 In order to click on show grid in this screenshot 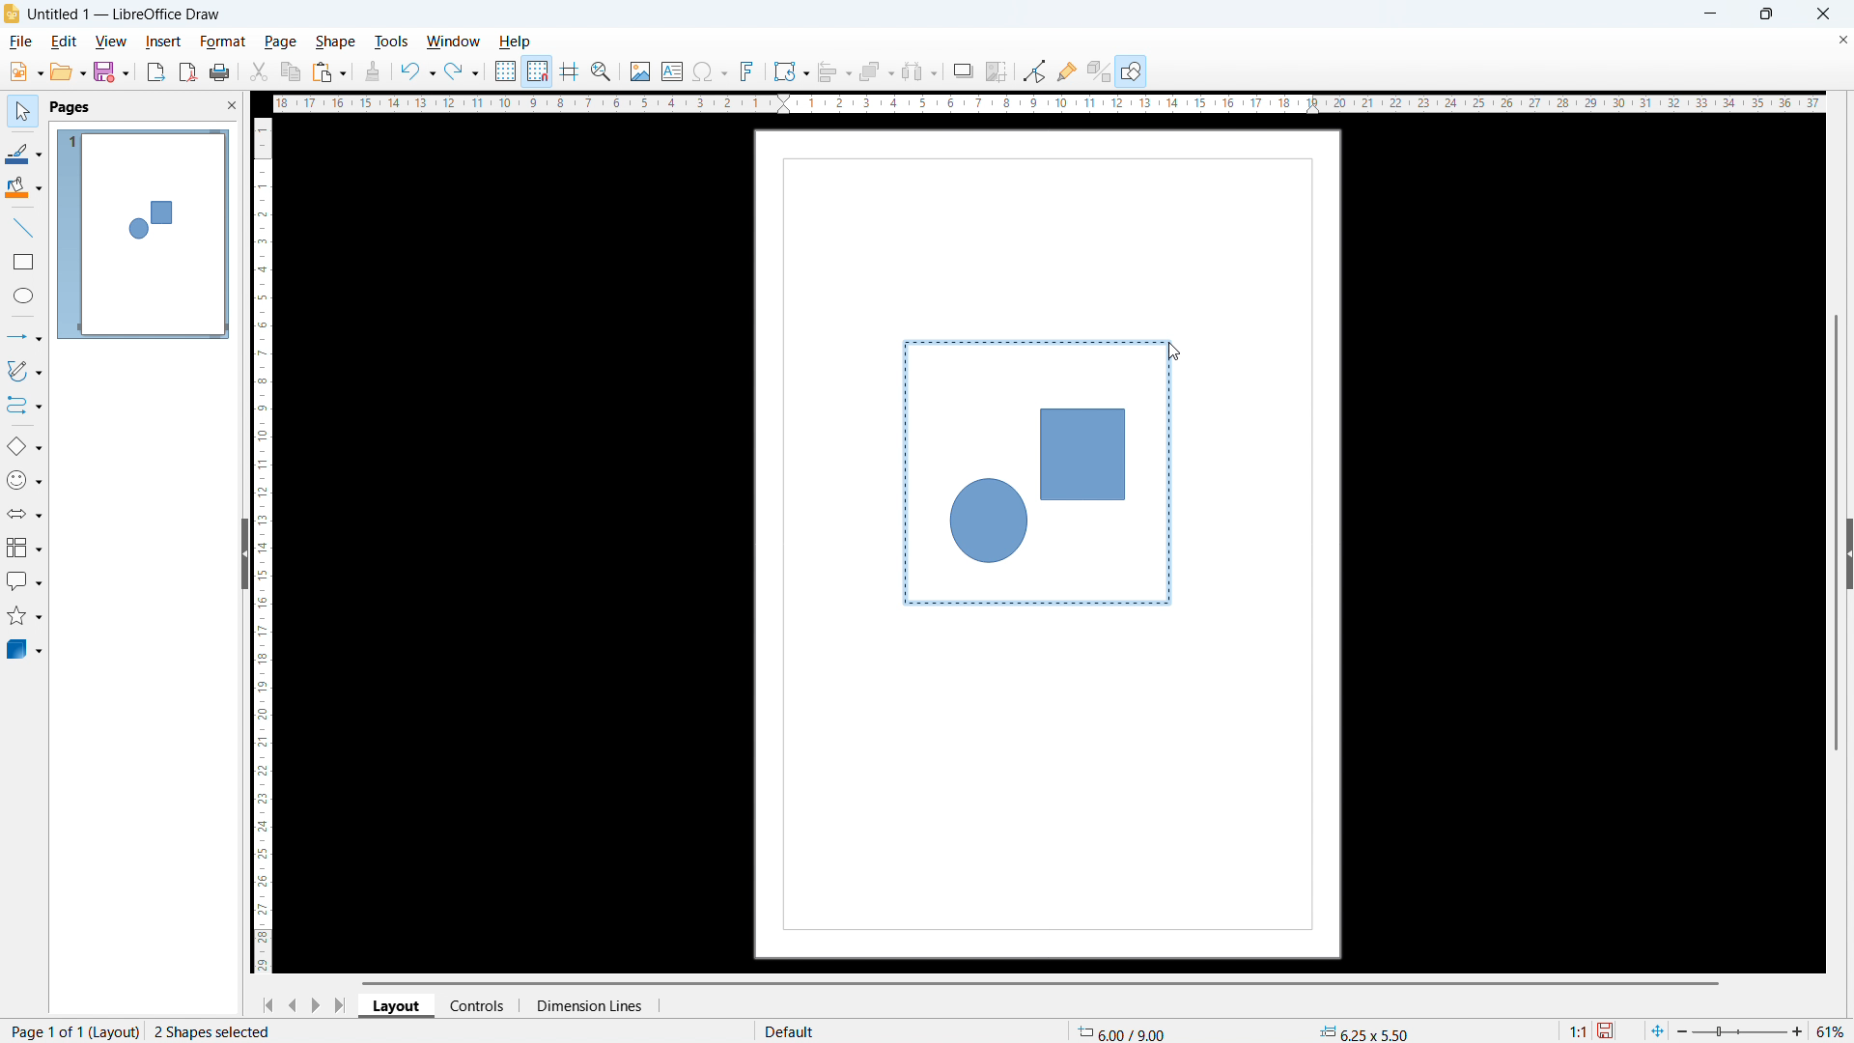, I will do `click(505, 71)`.